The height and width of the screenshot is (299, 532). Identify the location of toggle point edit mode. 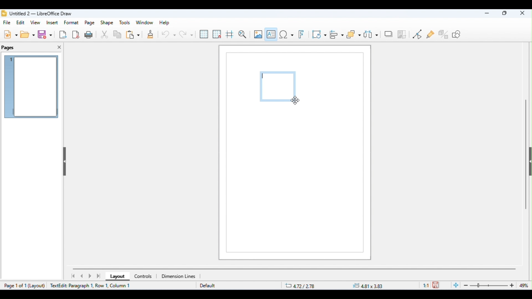
(418, 34).